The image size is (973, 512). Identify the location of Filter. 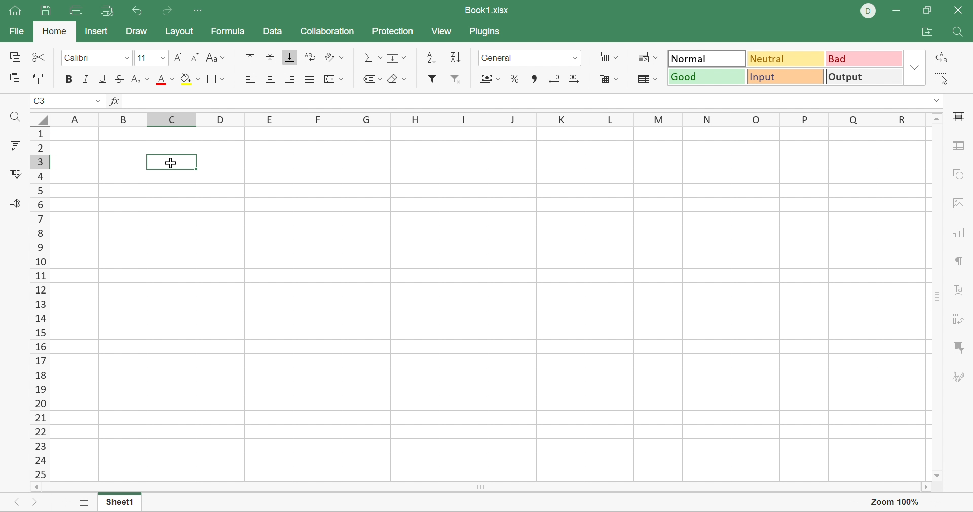
(433, 79).